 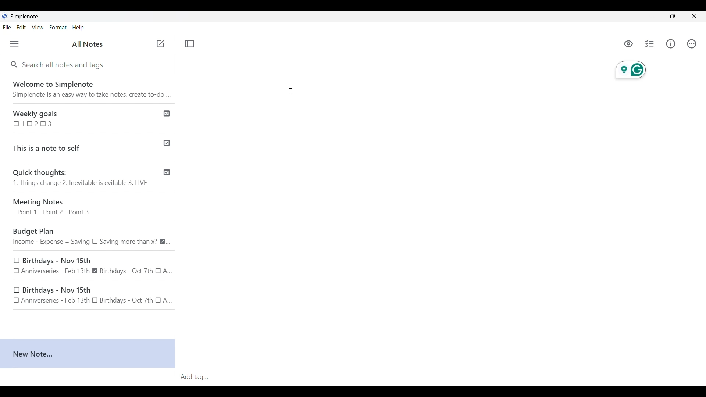 I want to click on Title of left panel, so click(x=88, y=44).